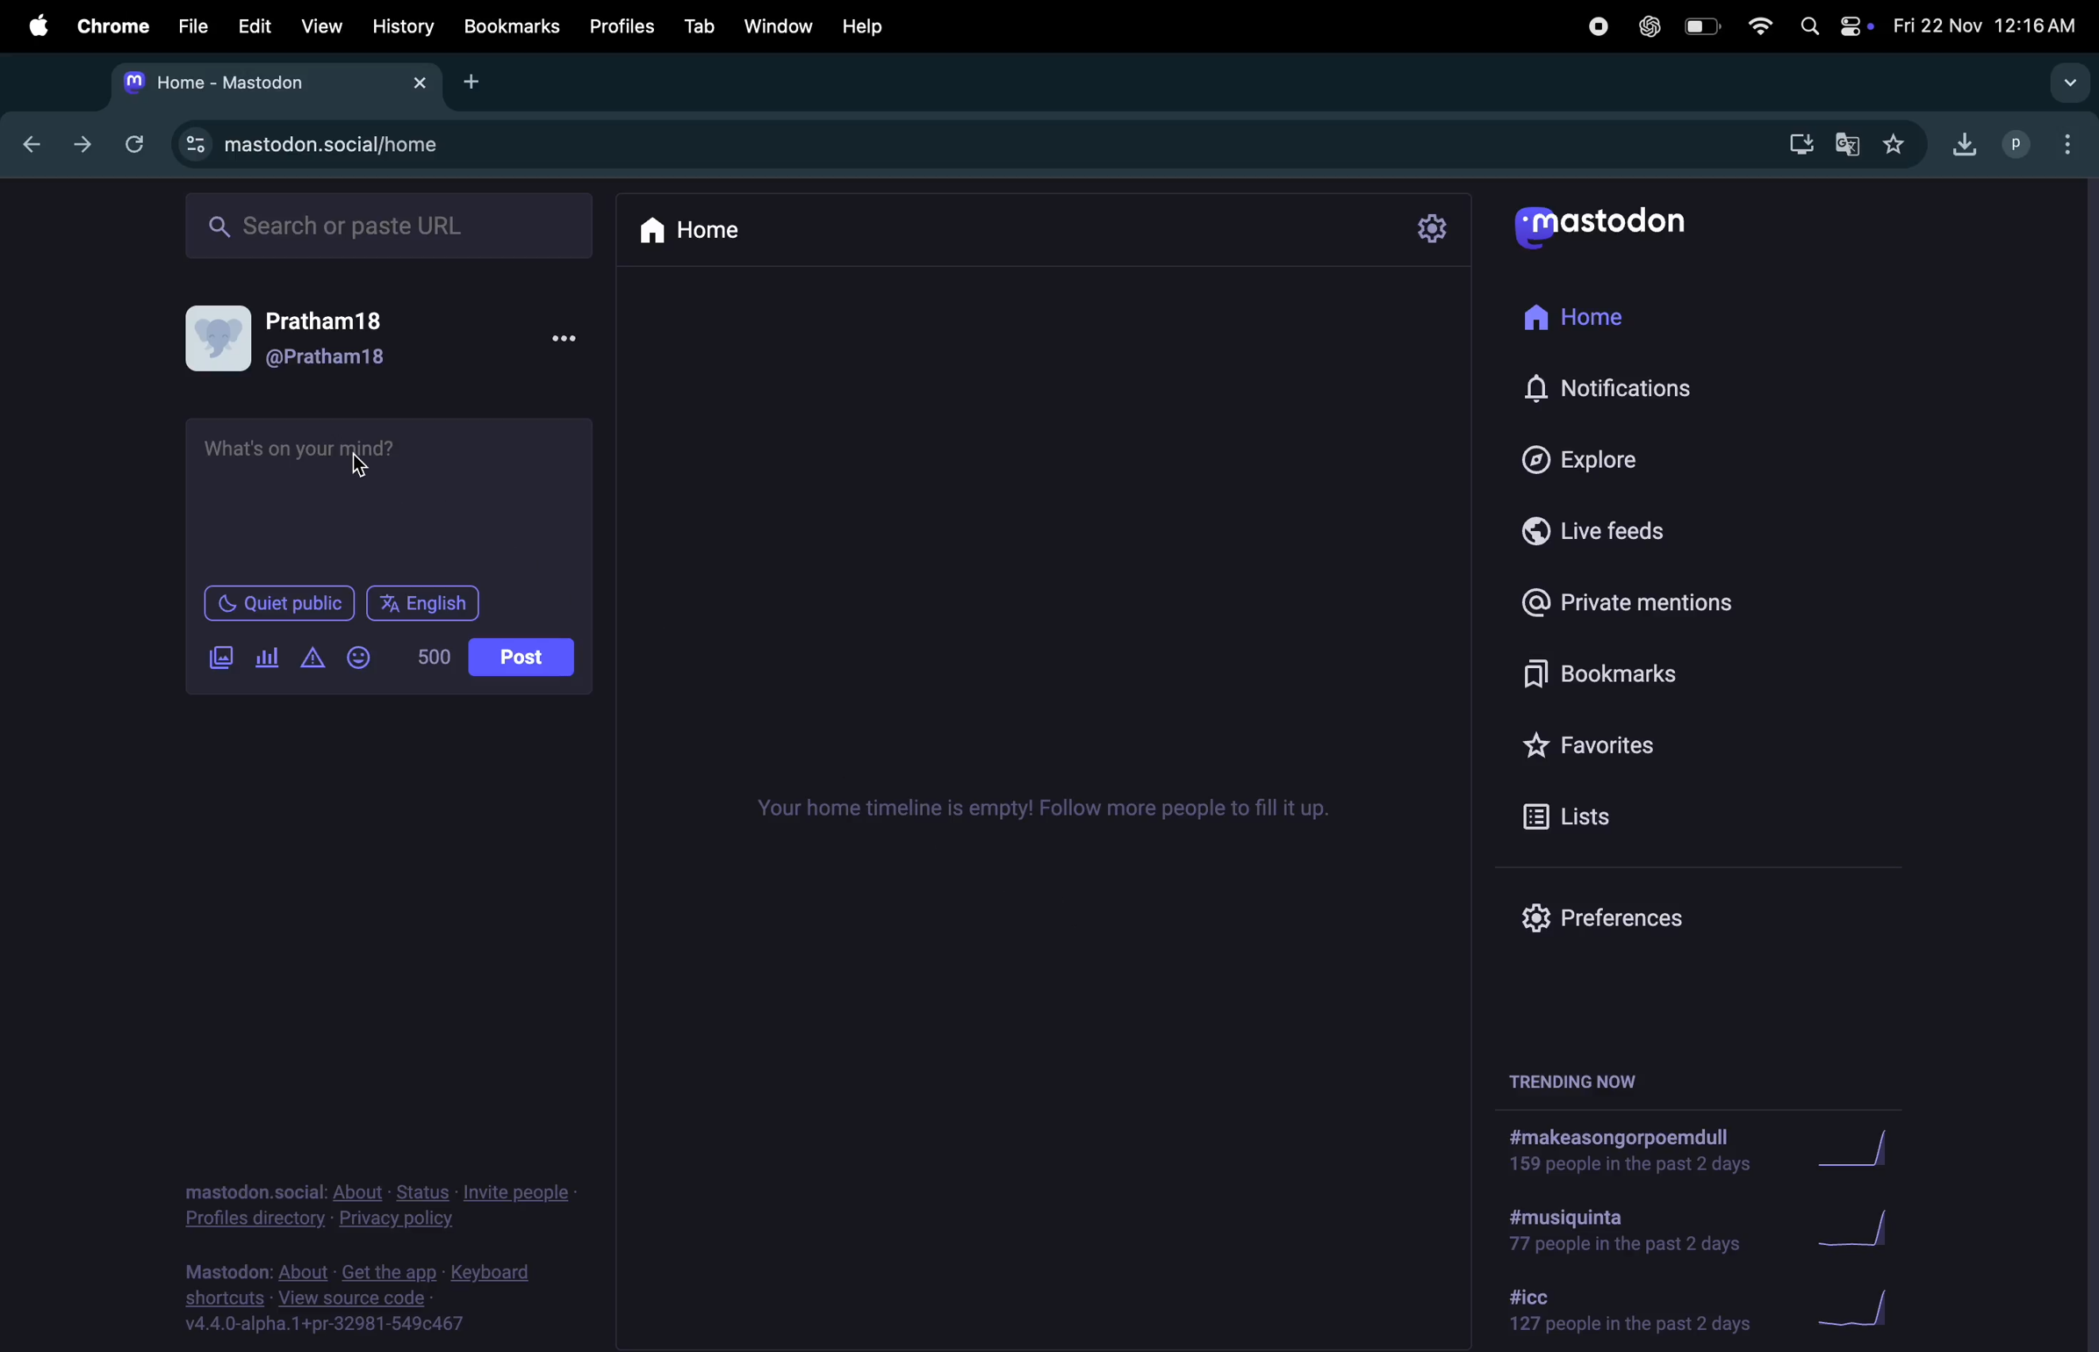  Describe the element at coordinates (686, 230) in the screenshot. I see `home` at that location.